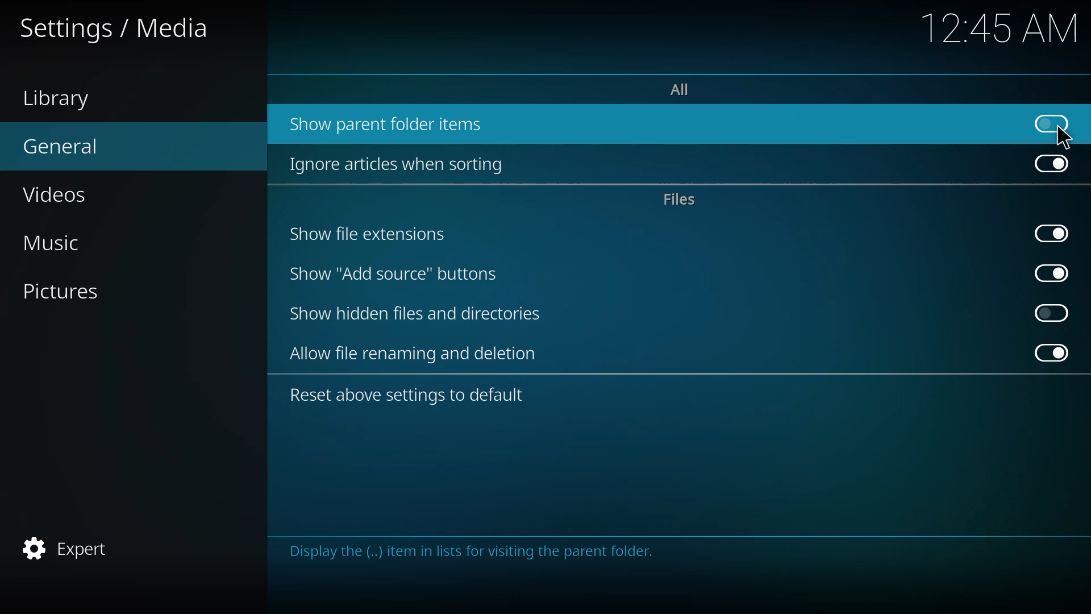 The height and width of the screenshot is (614, 1091). Describe the element at coordinates (67, 145) in the screenshot. I see `general` at that location.